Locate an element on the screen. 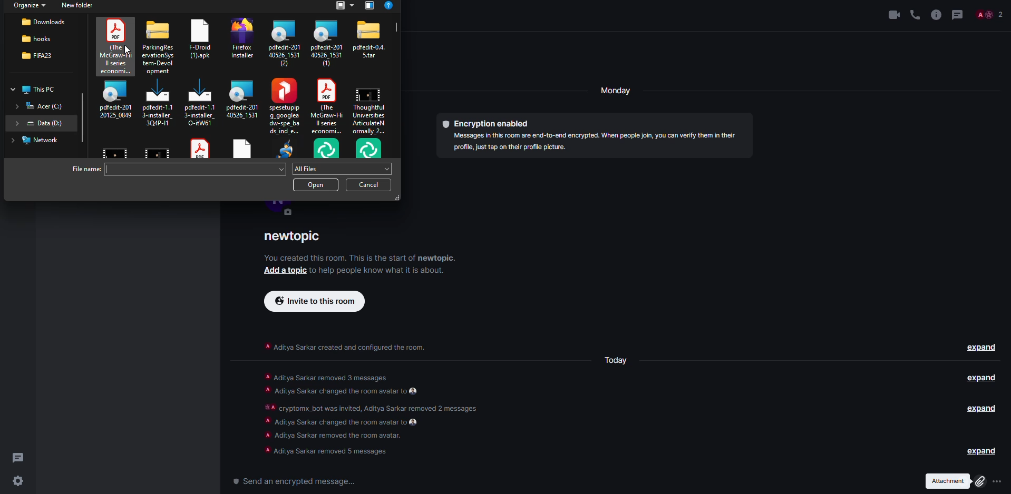  file is located at coordinates (366, 149).